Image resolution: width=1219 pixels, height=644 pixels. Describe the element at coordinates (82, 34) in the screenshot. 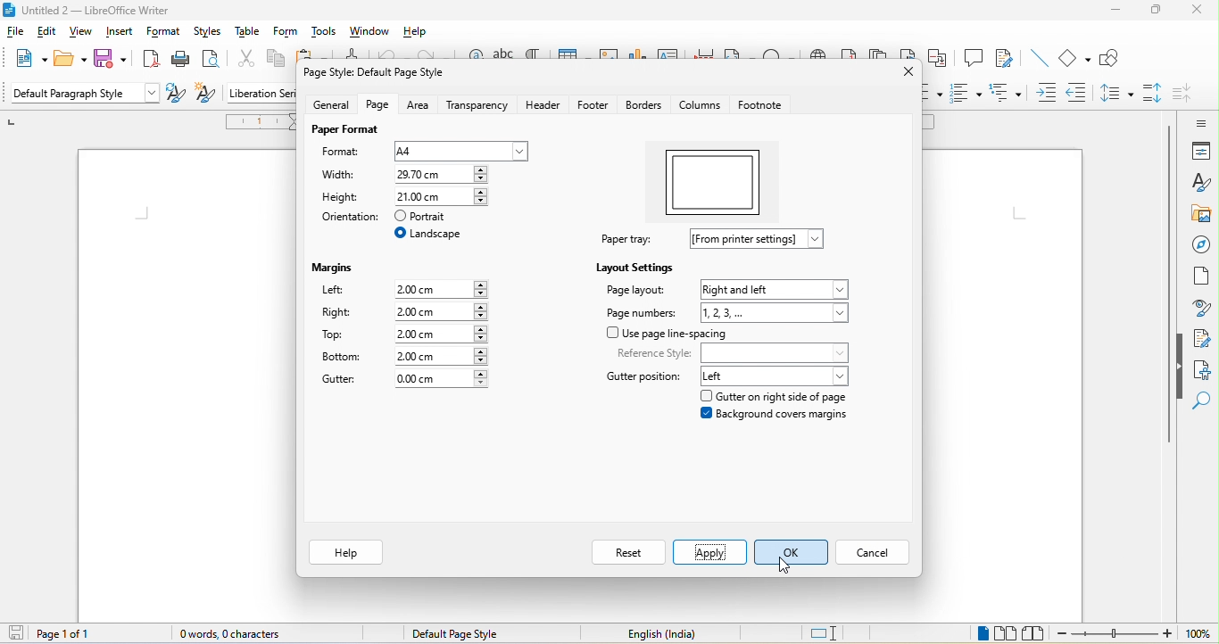

I see `view` at that location.